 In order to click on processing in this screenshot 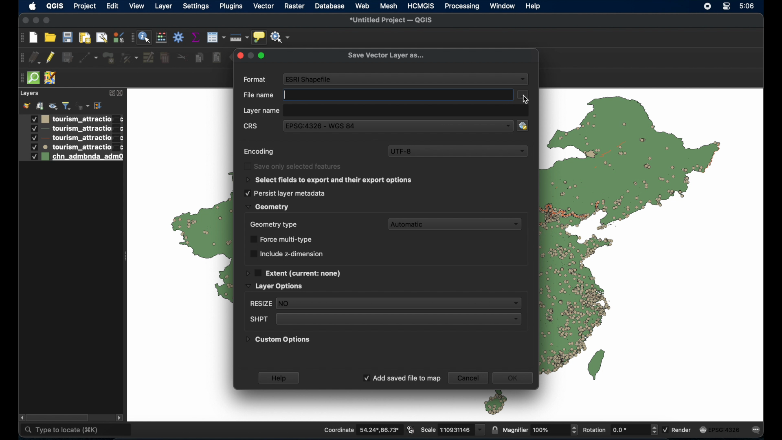, I will do `click(461, 7)`.